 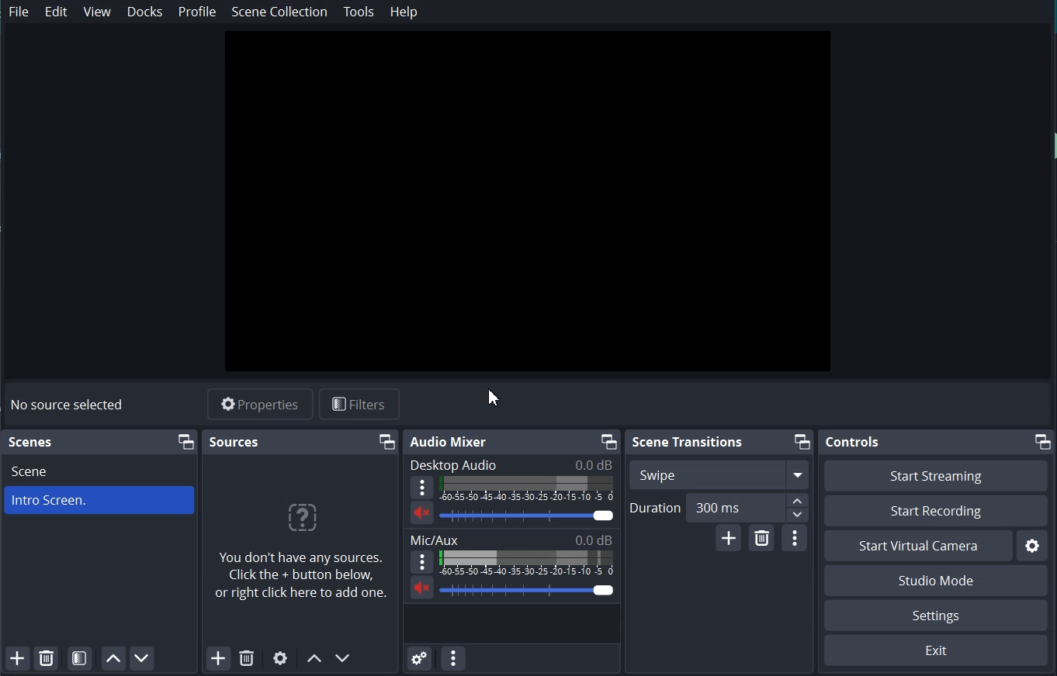 What do you see at coordinates (1044, 441) in the screenshot?
I see `Maximize` at bounding box center [1044, 441].